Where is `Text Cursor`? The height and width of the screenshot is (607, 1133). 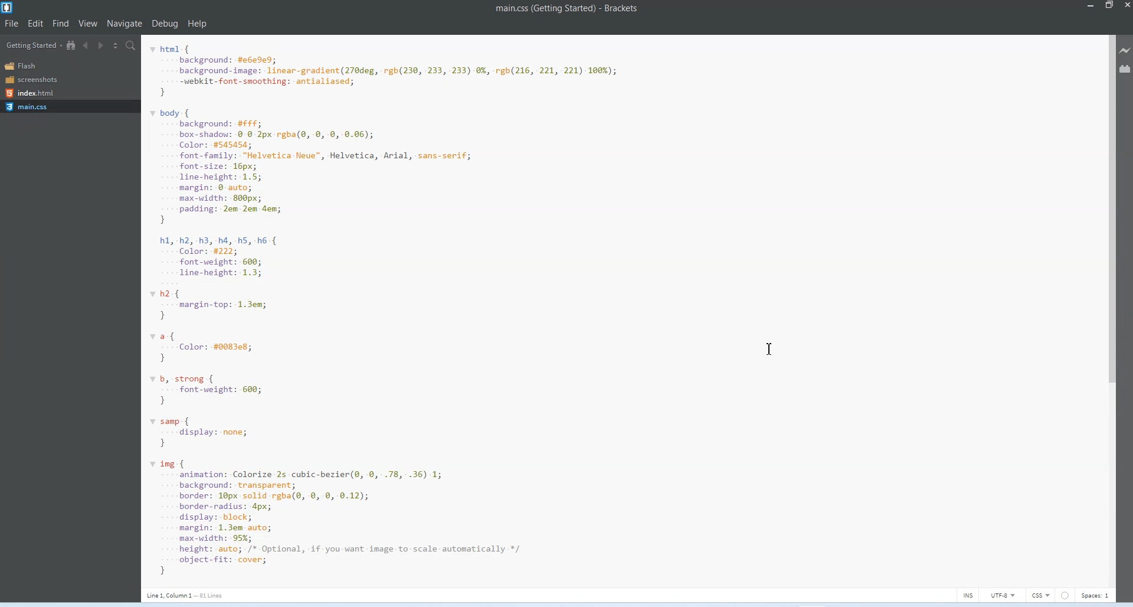 Text Cursor is located at coordinates (769, 349).